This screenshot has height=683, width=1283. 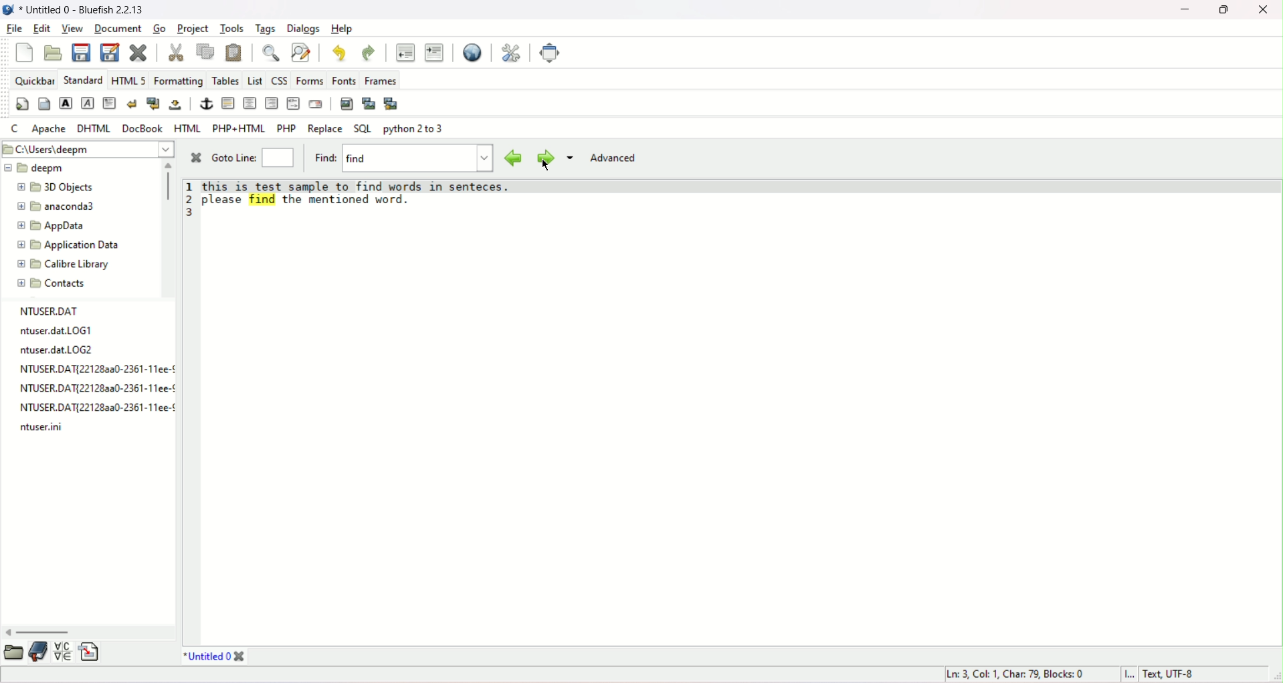 What do you see at coordinates (508, 53) in the screenshot?
I see `edit preferences` at bounding box center [508, 53].